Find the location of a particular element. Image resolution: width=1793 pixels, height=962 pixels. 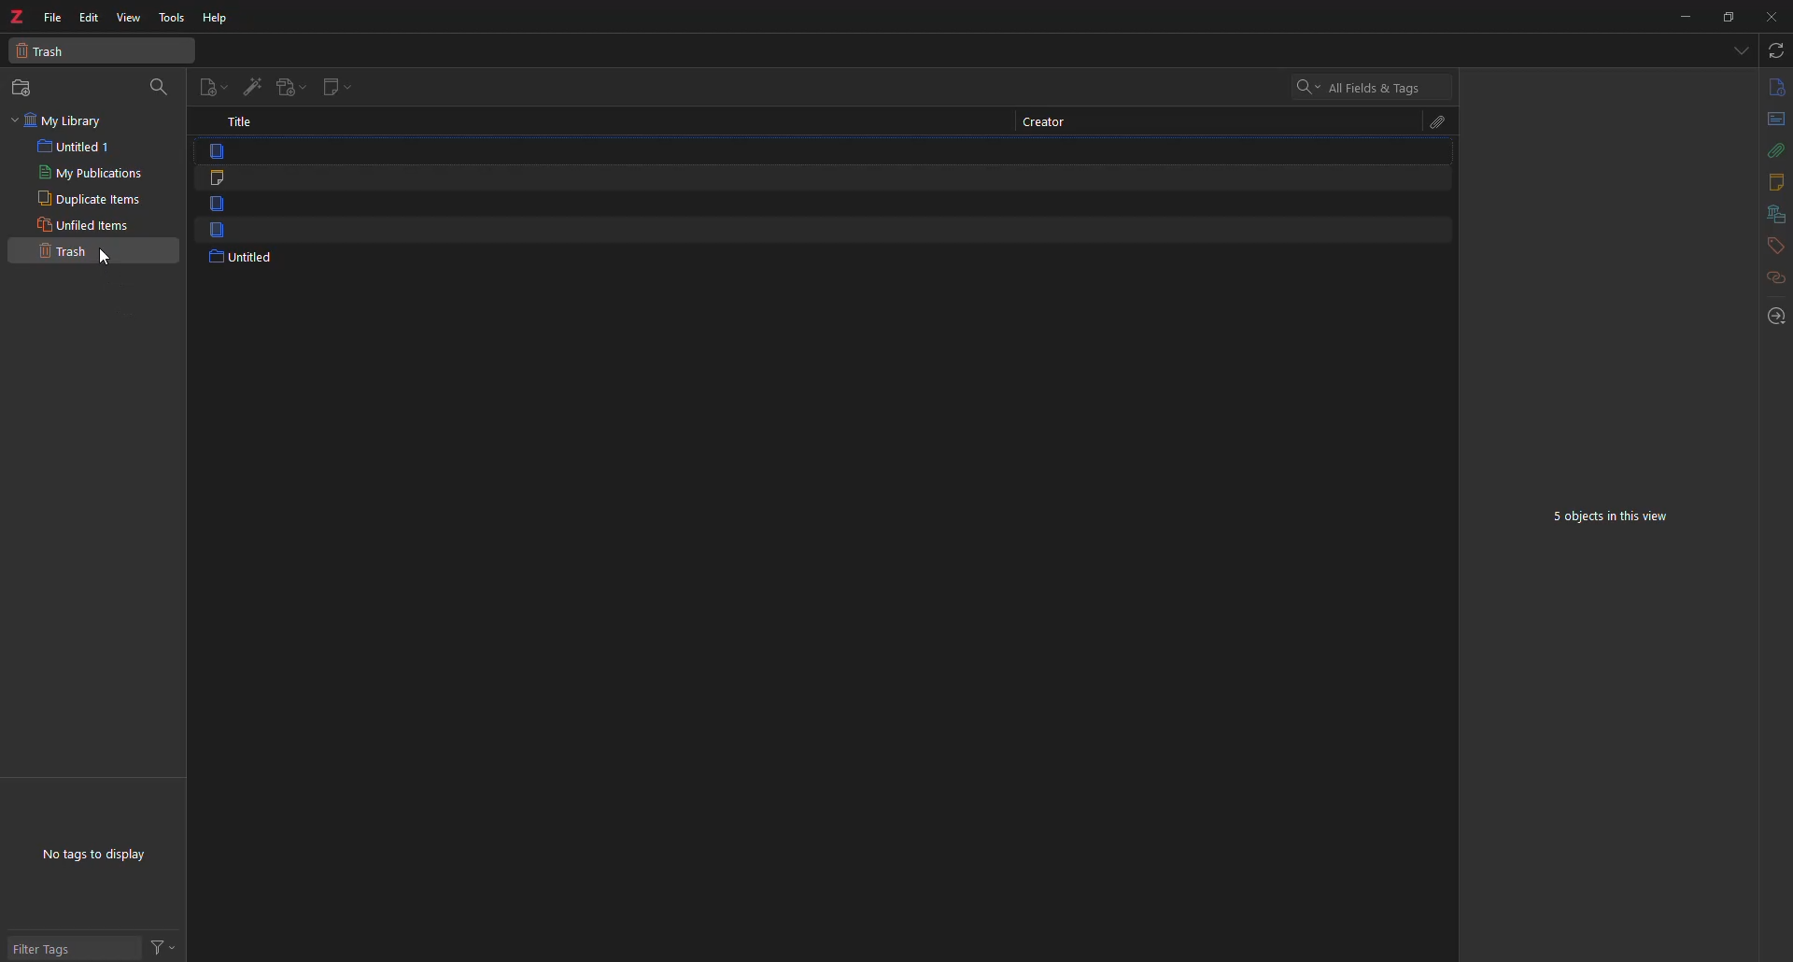

edit is located at coordinates (91, 17).